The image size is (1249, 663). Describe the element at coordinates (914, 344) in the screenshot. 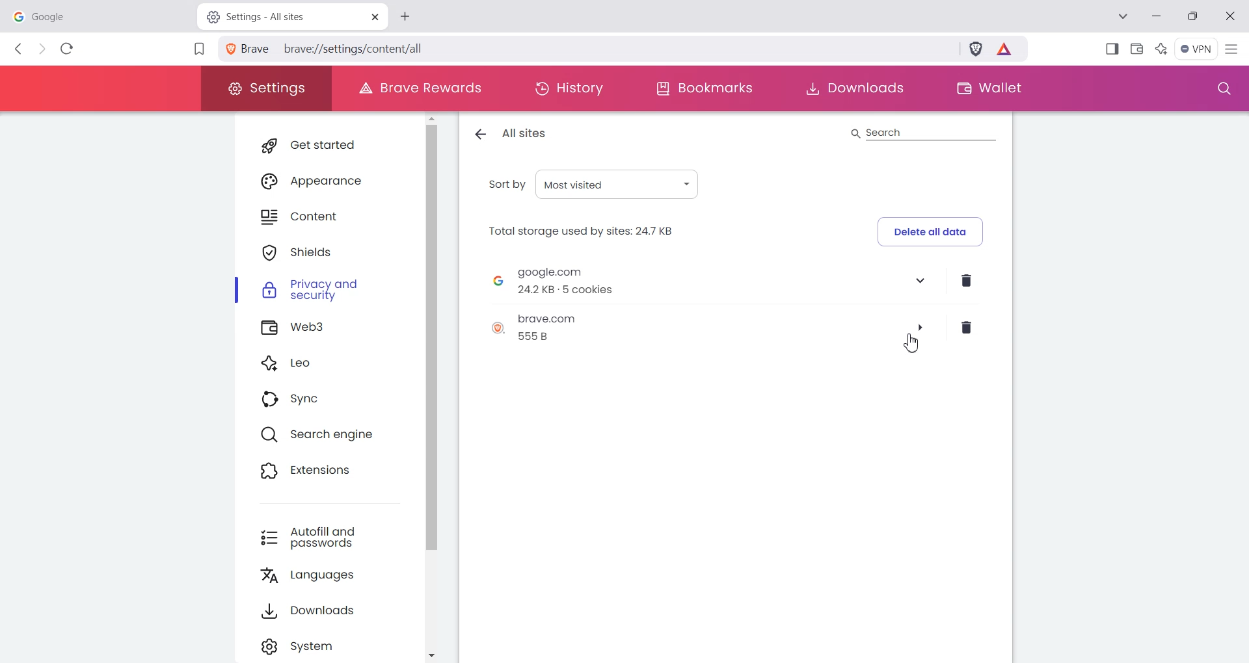

I see `Cursor` at that location.